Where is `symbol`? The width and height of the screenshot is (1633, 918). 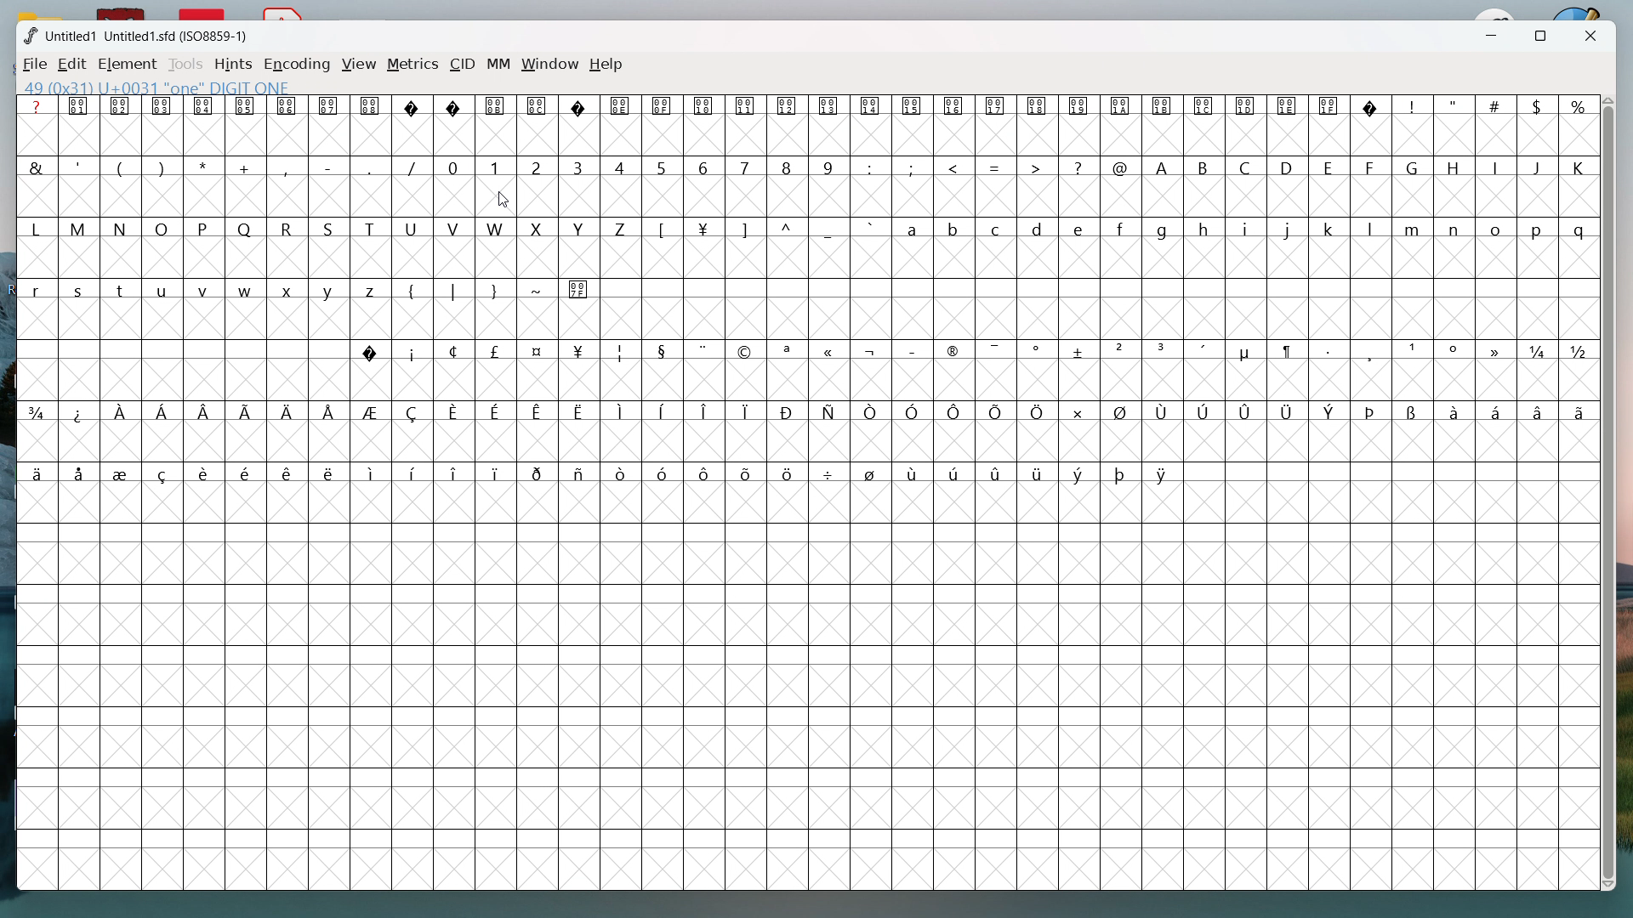
symbol is located at coordinates (539, 411).